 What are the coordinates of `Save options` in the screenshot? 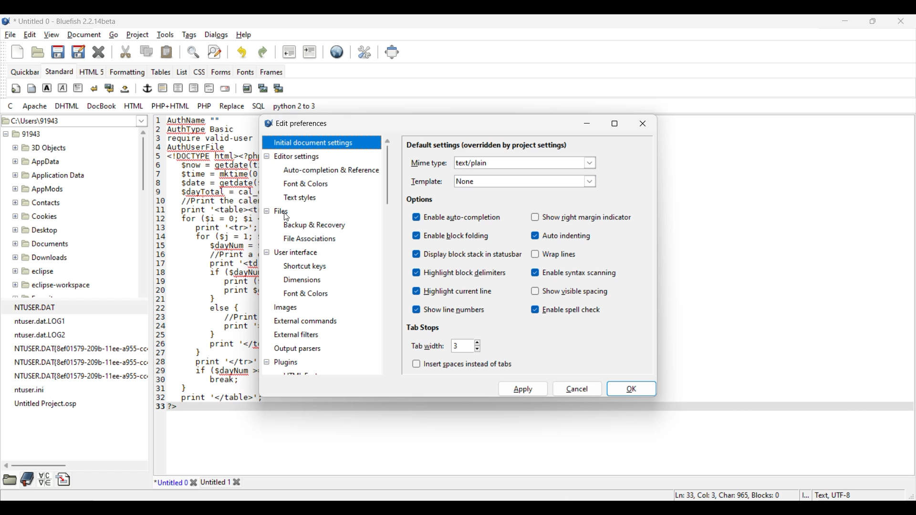 It's located at (69, 51).